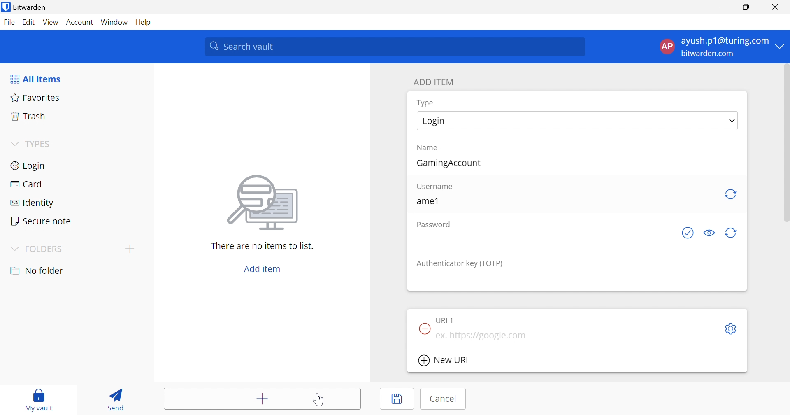  Describe the element at coordinates (428, 103) in the screenshot. I see `Type` at that location.